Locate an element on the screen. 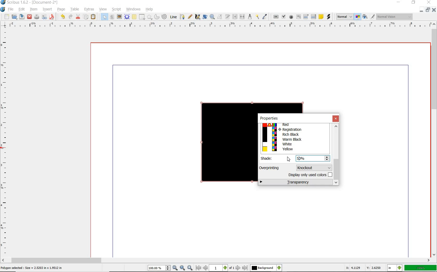  Red is located at coordinates (293, 125).